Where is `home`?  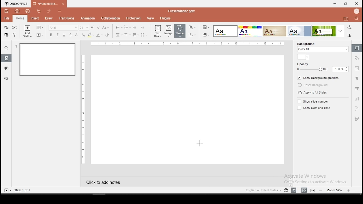 home is located at coordinates (20, 19).